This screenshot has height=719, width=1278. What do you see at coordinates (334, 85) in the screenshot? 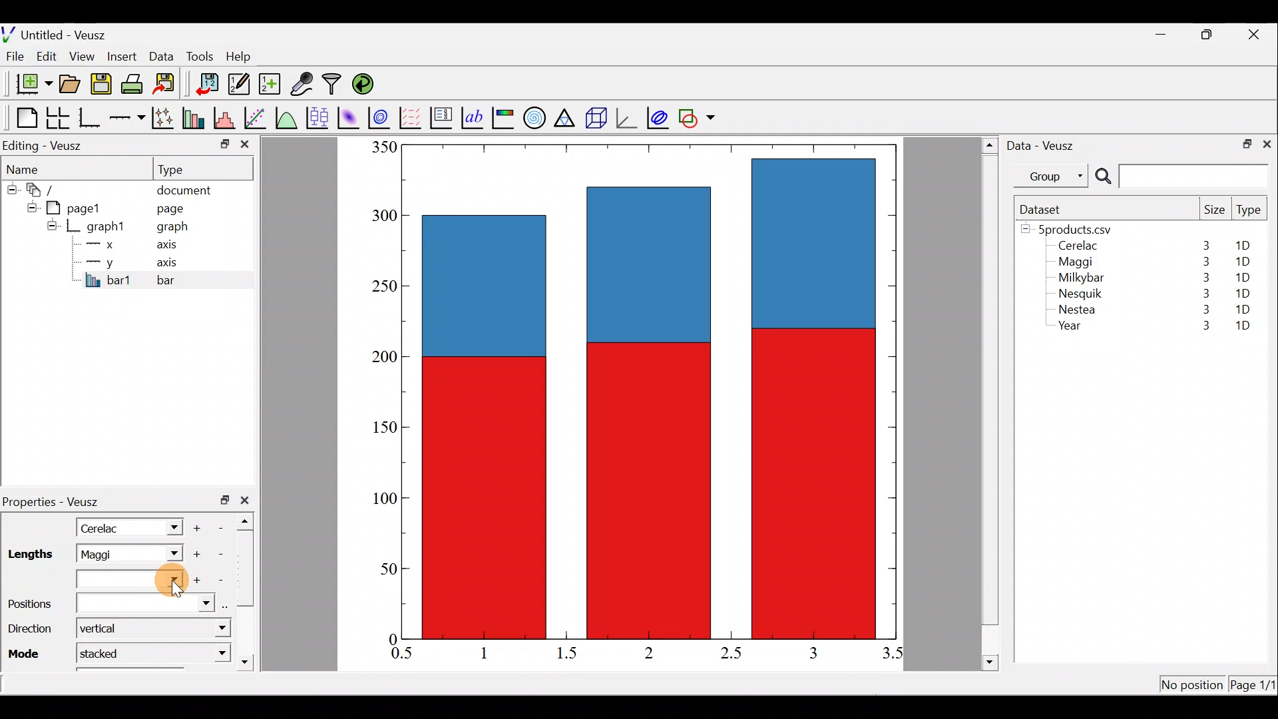
I see `Filter data` at bounding box center [334, 85].